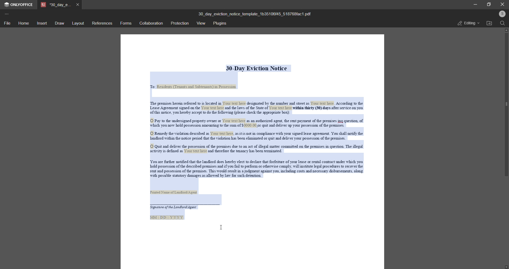 This screenshot has width=509, height=269. I want to click on minimize, so click(475, 4).